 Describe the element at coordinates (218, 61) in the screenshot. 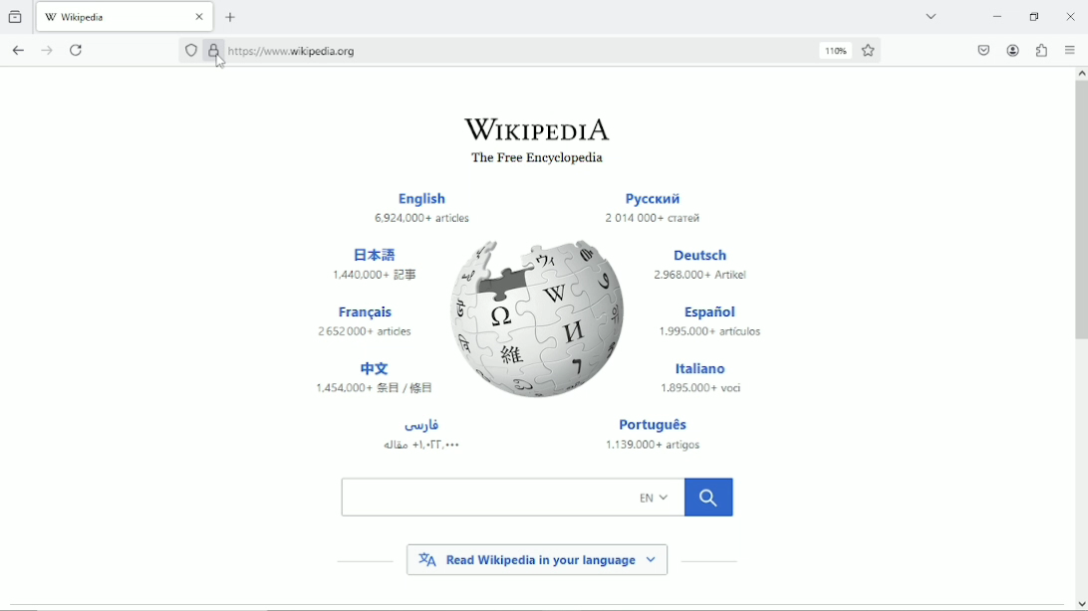

I see `cursor` at that location.